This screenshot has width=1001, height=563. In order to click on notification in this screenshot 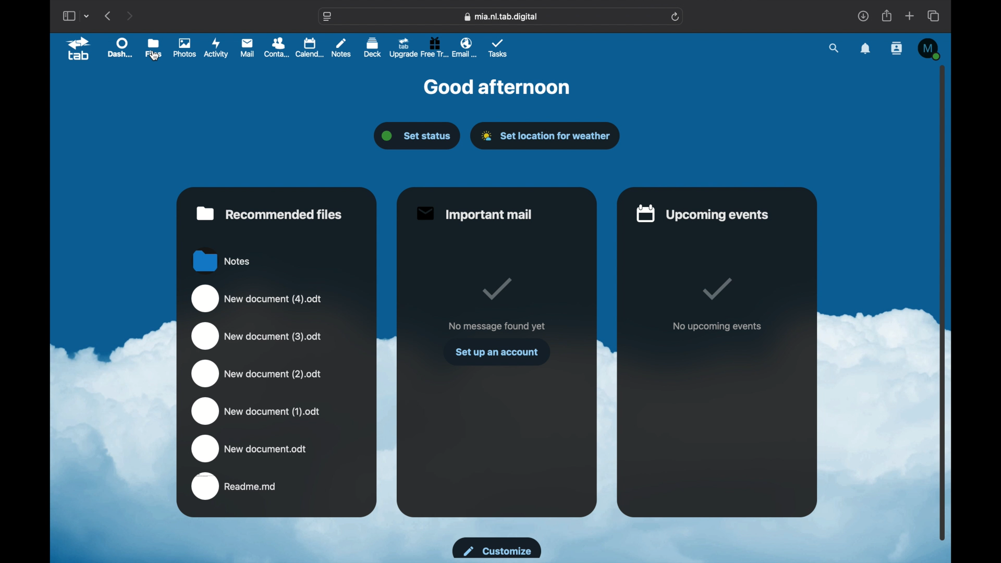, I will do `click(866, 48)`.